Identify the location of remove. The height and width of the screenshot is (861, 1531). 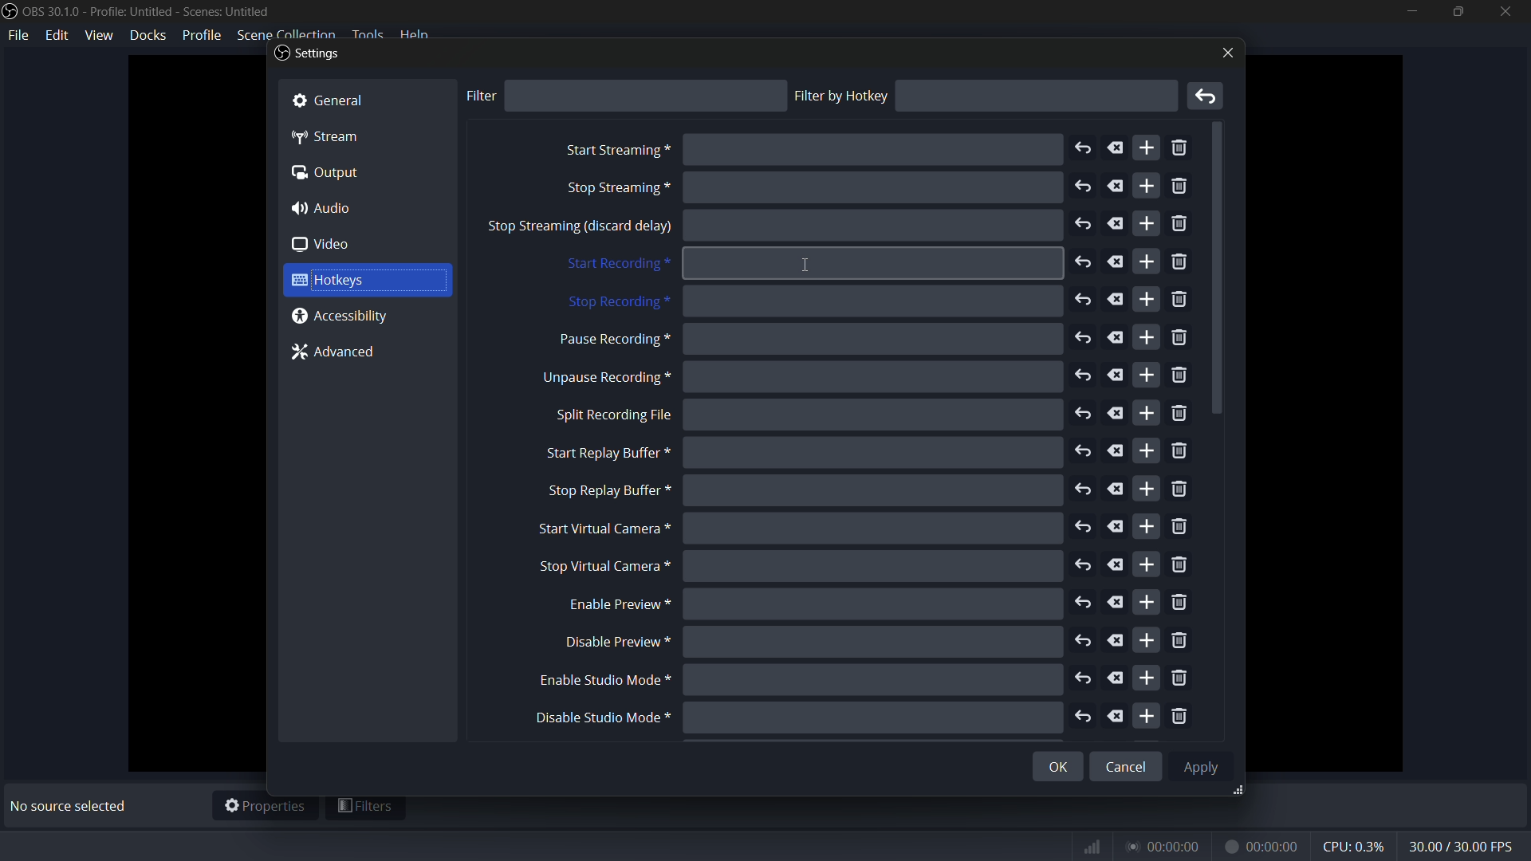
(1181, 528).